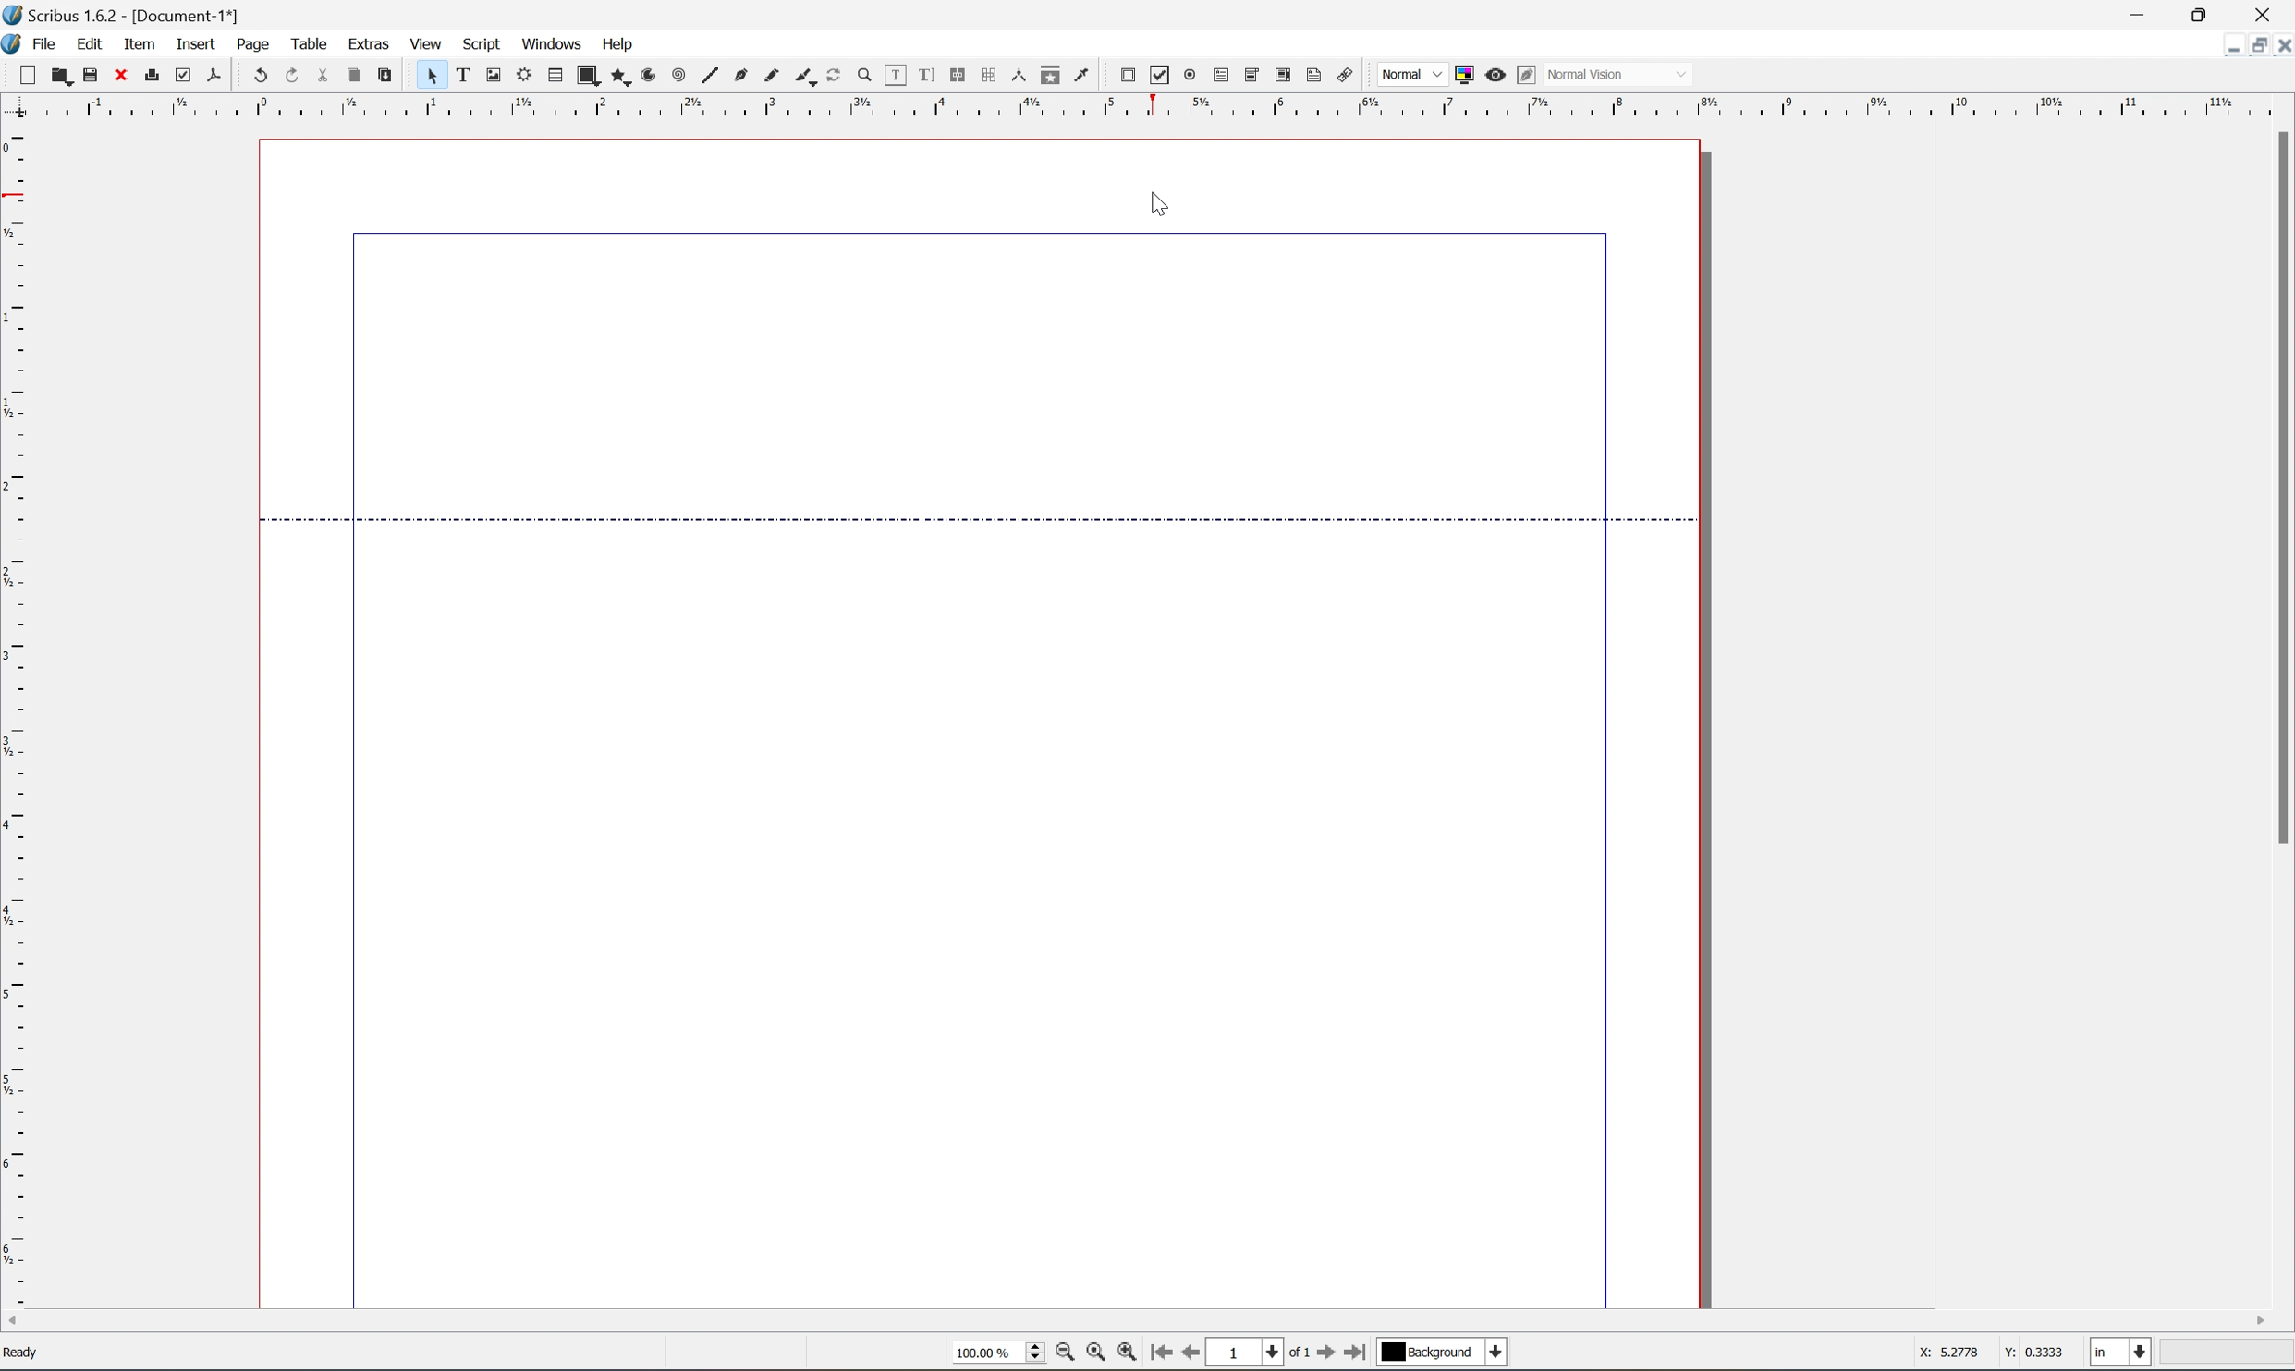 This screenshot has width=2295, height=1371. What do you see at coordinates (991, 76) in the screenshot?
I see `unlink text frames` at bounding box center [991, 76].